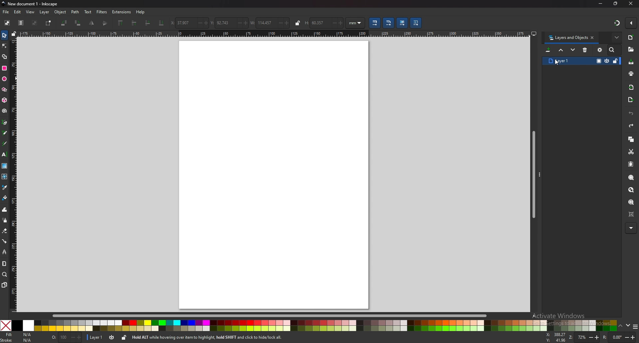 The width and height of the screenshot is (639, 343). What do you see at coordinates (631, 164) in the screenshot?
I see `paste` at bounding box center [631, 164].